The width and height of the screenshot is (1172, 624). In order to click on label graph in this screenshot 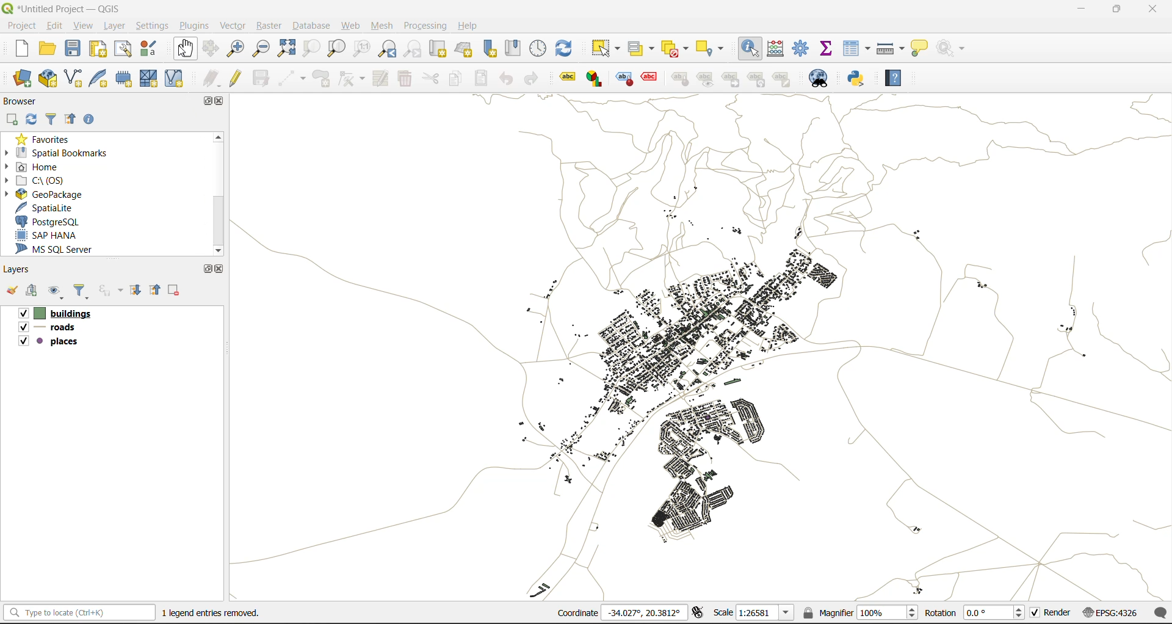, I will do `click(594, 79)`.